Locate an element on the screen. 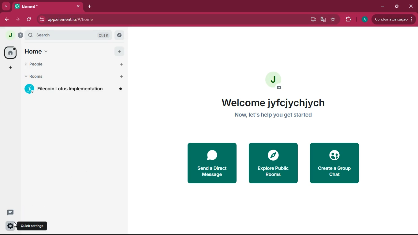 The width and height of the screenshot is (418, 235). filecoin lotus implementation is located at coordinates (74, 88).